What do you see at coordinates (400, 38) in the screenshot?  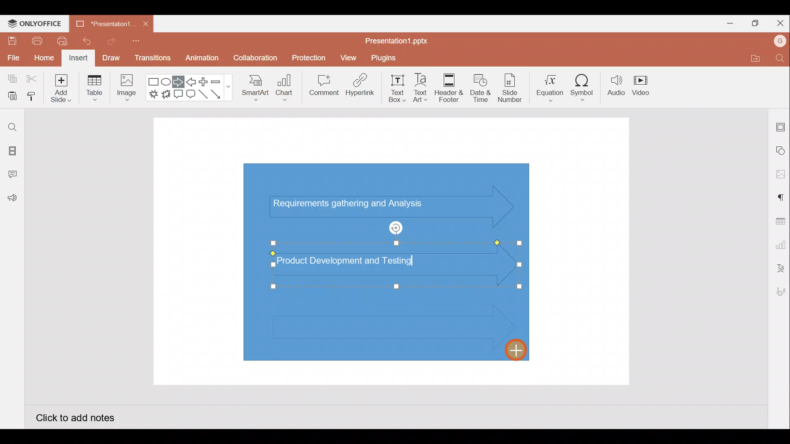 I see `Presentation1.pptx` at bounding box center [400, 38].